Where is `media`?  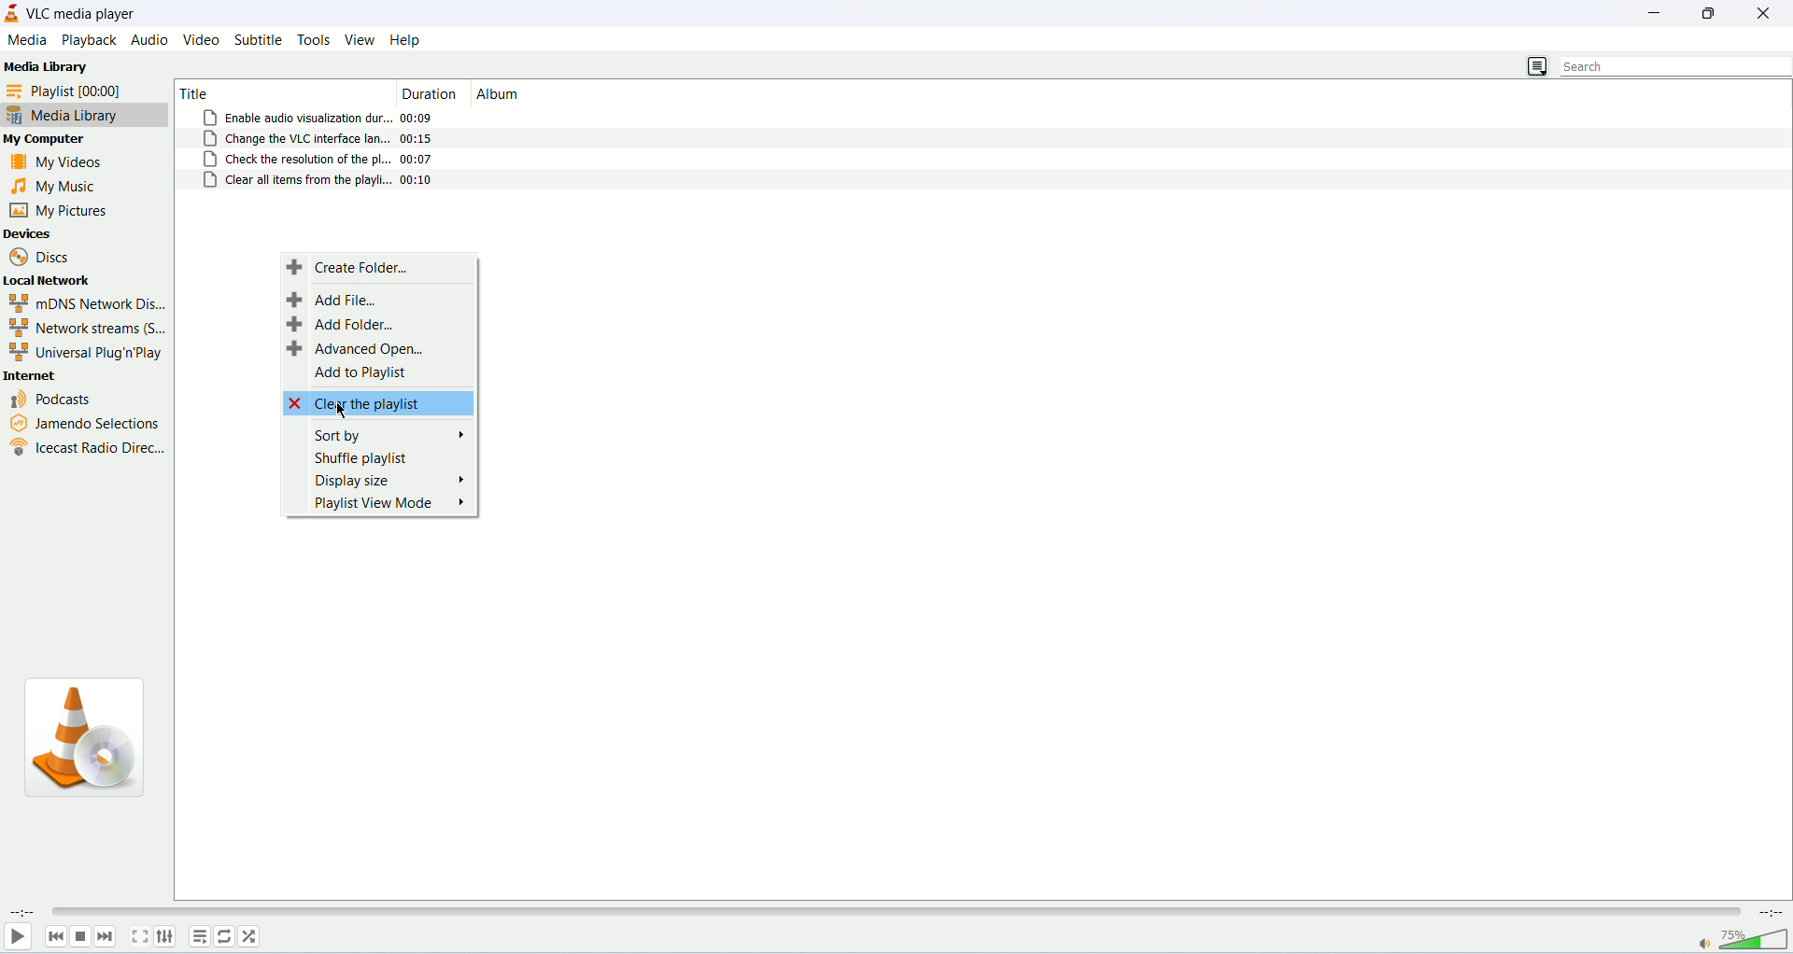
media is located at coordinates (24, 40).